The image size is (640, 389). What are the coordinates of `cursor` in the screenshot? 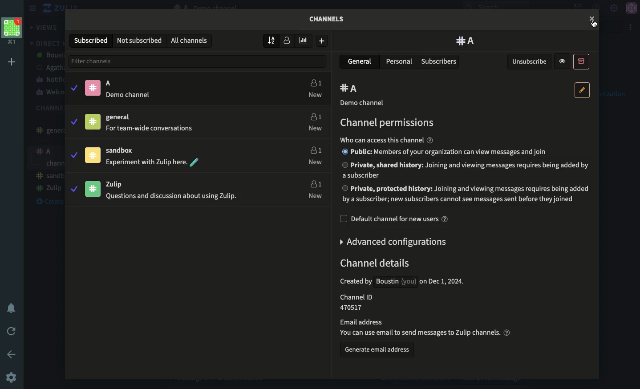 It's located at (595, 24).